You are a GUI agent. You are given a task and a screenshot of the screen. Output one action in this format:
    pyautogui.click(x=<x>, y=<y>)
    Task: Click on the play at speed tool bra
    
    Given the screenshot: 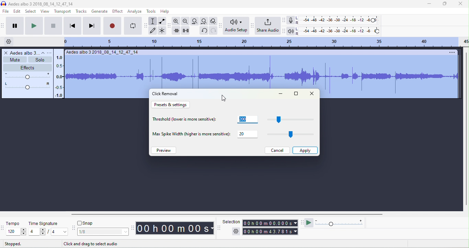 What is the action you would take?
    pyautogui.click(x=302, y=224)
    